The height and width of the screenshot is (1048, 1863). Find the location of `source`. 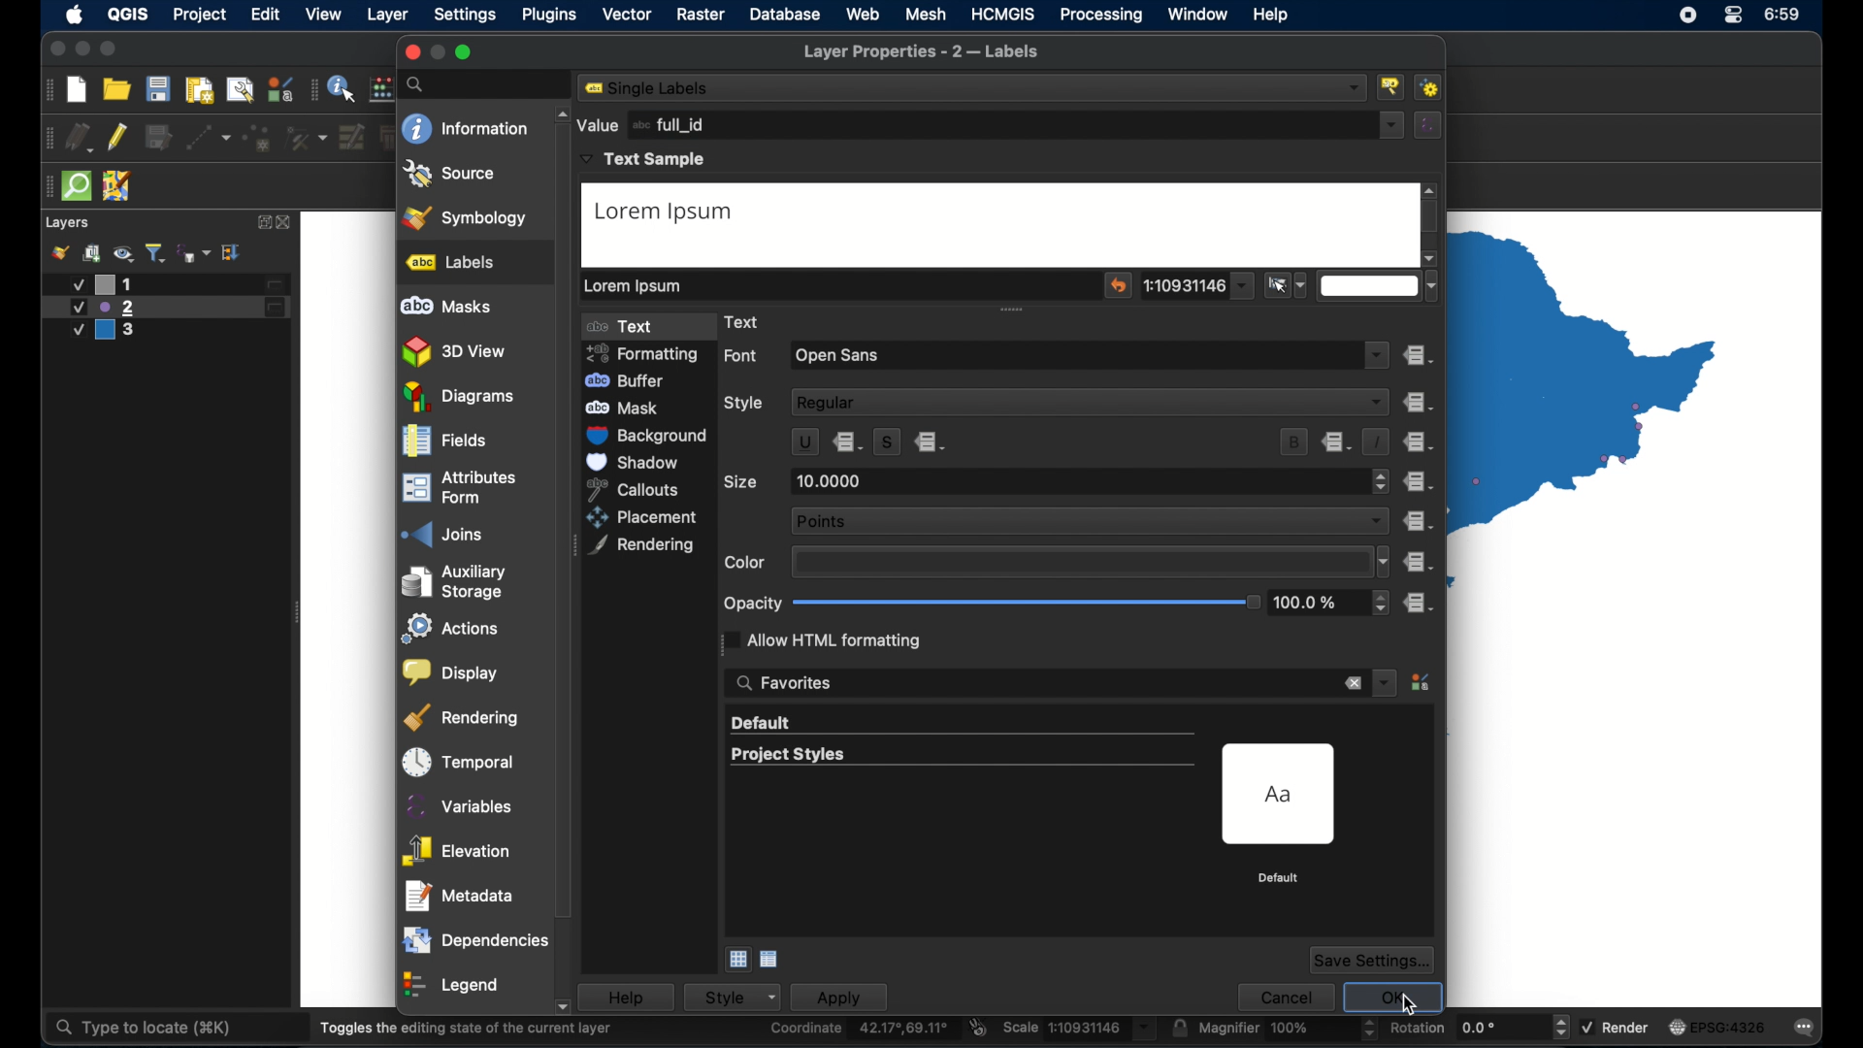

source is located at coordinates (450, 174).